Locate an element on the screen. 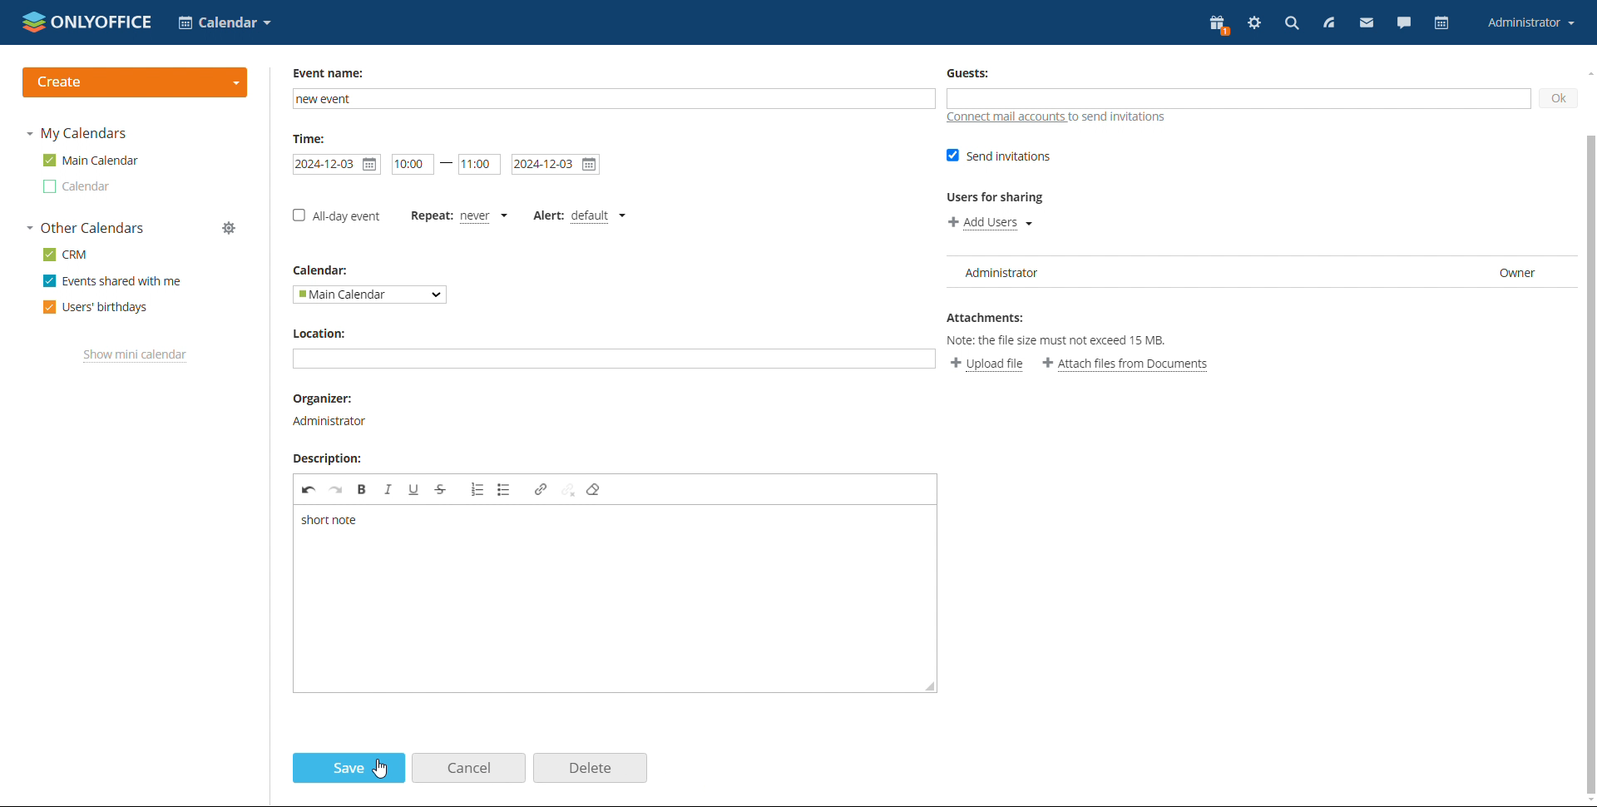  insert/remove bulleted list is located at coordinates (474, 489).